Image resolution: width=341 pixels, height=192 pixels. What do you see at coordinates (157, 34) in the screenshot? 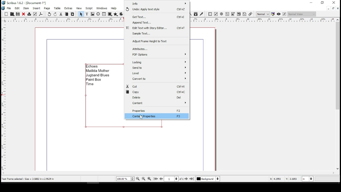
I see `sample text` at bounding box center [157, 34].